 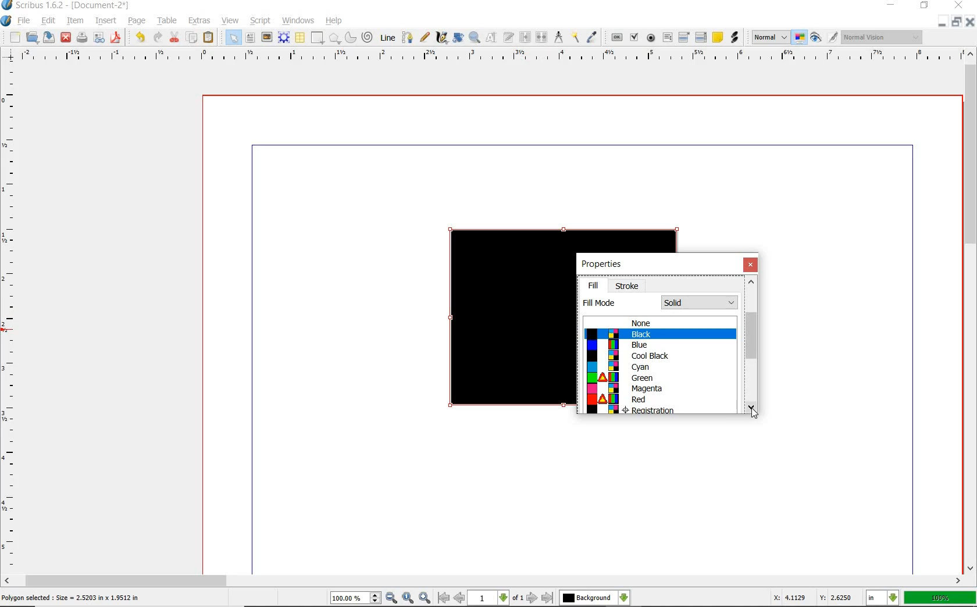 What do you see at coordinates (954, 24) in the screenshot?
I see `RESTORE` at bounding box center [954, 24].